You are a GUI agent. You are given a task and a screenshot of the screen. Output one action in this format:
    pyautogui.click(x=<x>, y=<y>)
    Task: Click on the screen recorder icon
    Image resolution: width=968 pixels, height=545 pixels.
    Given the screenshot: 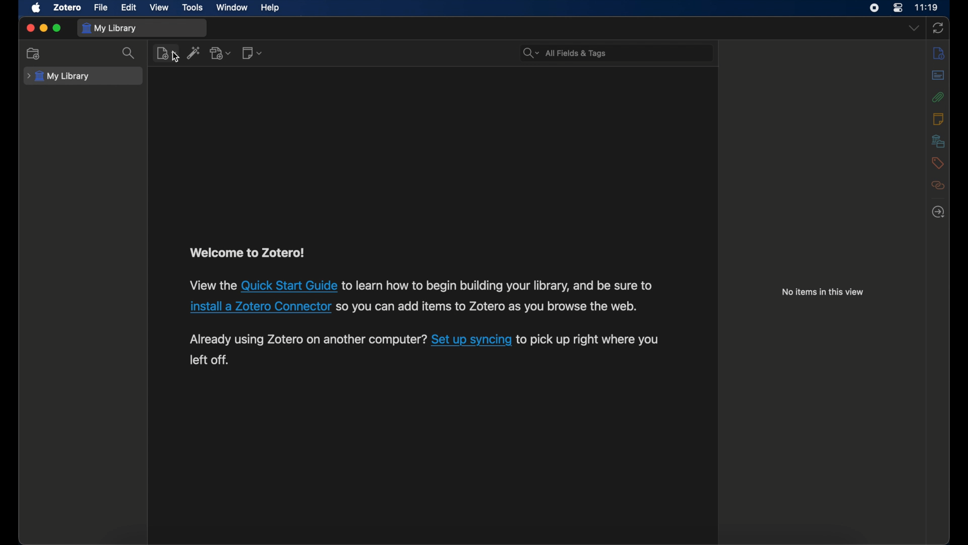 What is the action you would take?
    pyautogui.click(x=874, y=8)
    